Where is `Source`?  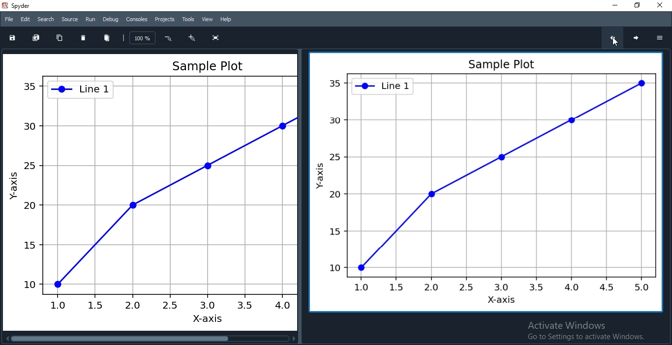
Source is located at coordinates (69, 18).